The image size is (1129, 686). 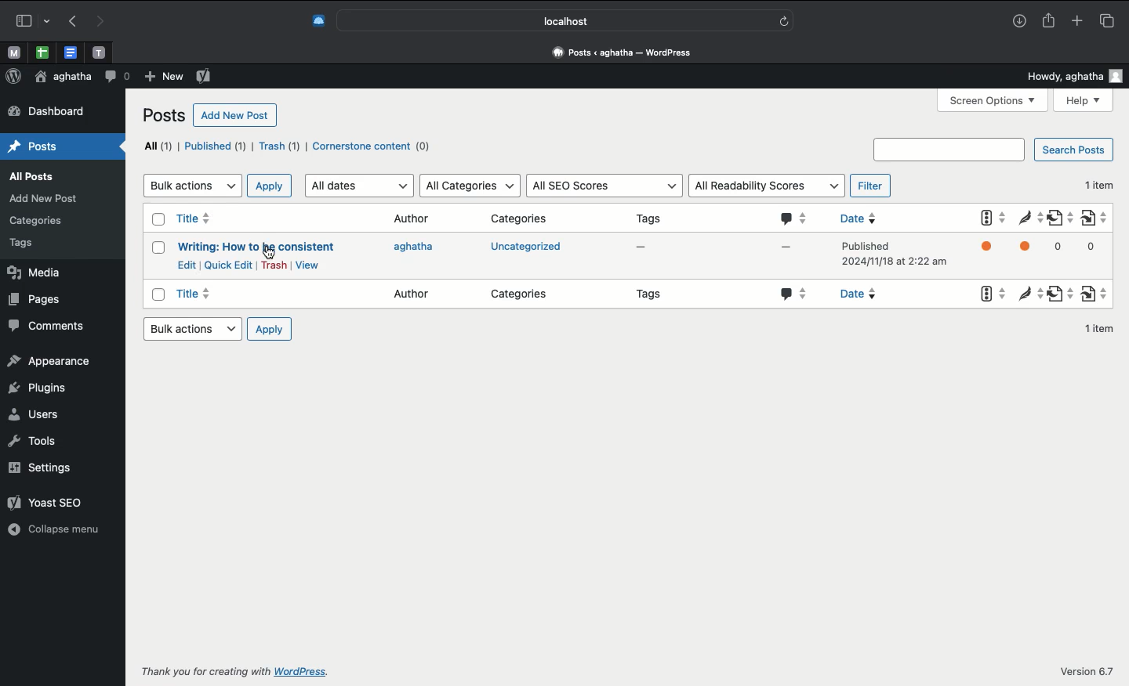 What do you see at coordinates (98, 23) in the screenshot?
I see `Next page` at bounding box center [98, 23].